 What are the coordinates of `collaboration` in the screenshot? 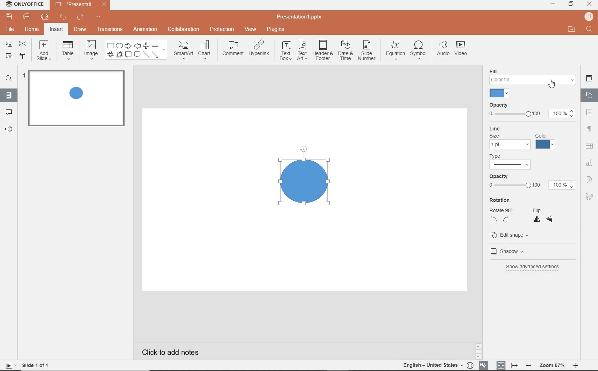 It's located at (184, 30).